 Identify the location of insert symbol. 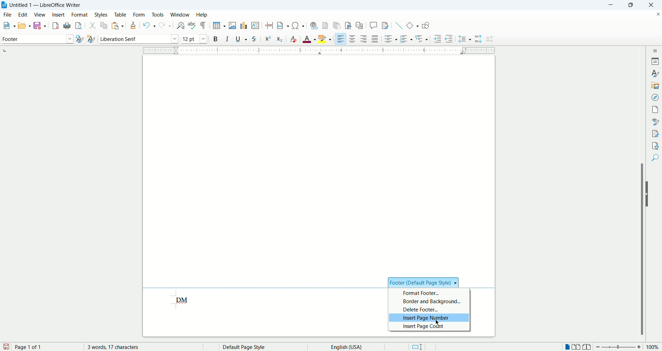
(298, 25).